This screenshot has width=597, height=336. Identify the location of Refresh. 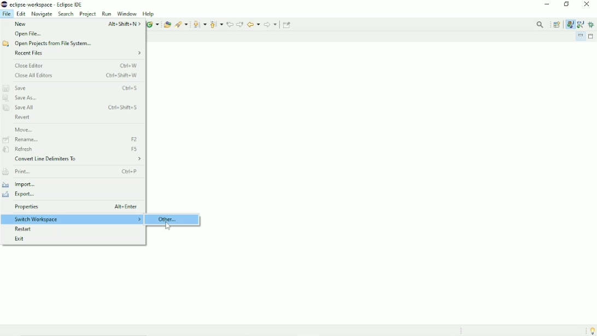
(73, 149).